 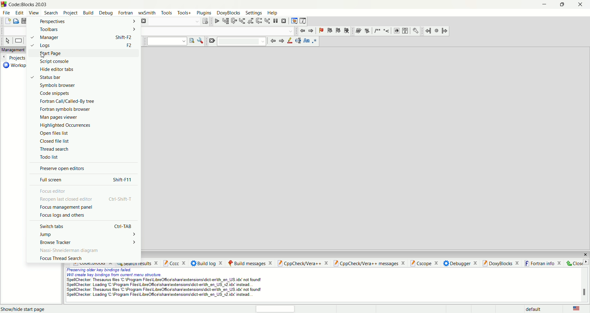 What do you see at coordinates (294, 21) in the screenshot?
I see `debugging windows` at bounding box center [294, 21].